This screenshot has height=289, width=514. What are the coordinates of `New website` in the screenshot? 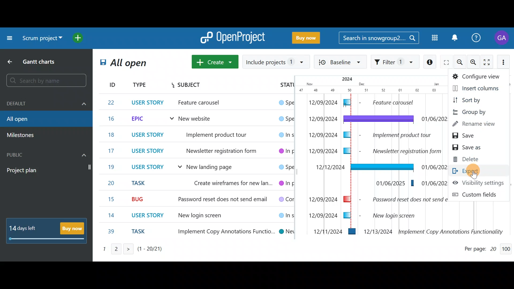 It's located at (195, 120).